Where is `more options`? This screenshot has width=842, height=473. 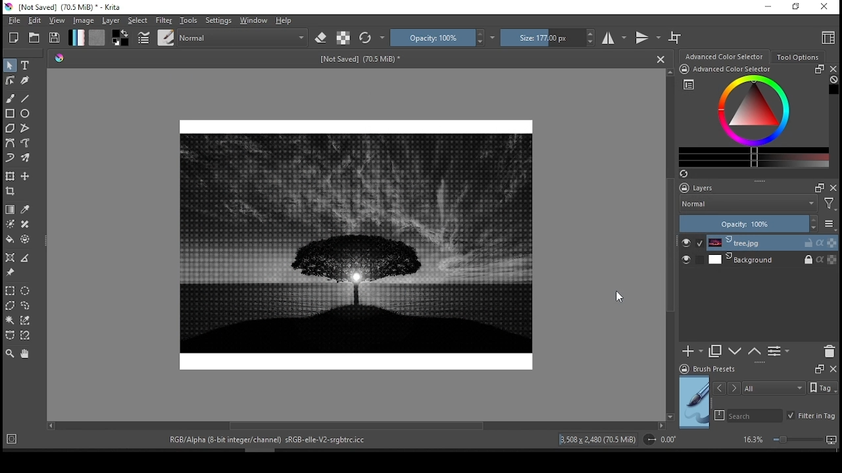
more options is located at coordinates (830, 224).